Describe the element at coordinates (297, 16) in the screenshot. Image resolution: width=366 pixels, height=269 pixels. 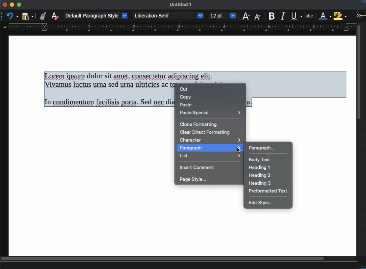
I see `underline ` at that location.